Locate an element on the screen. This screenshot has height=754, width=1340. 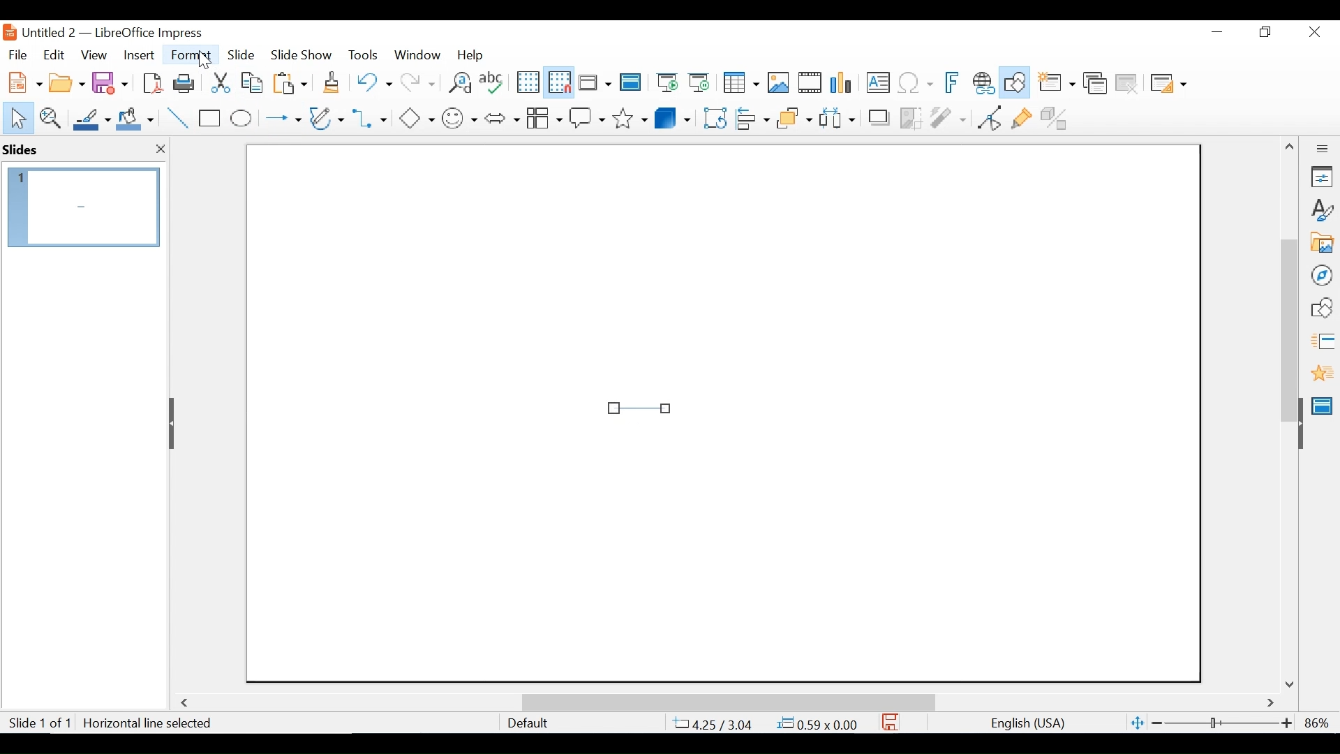
New slide is located at coordinates (1056, 84).